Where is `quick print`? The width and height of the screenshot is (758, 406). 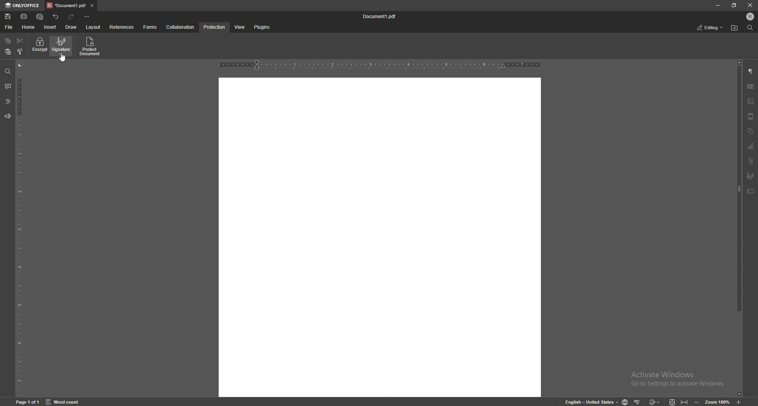
quick print is located at coordinates (40, 17).